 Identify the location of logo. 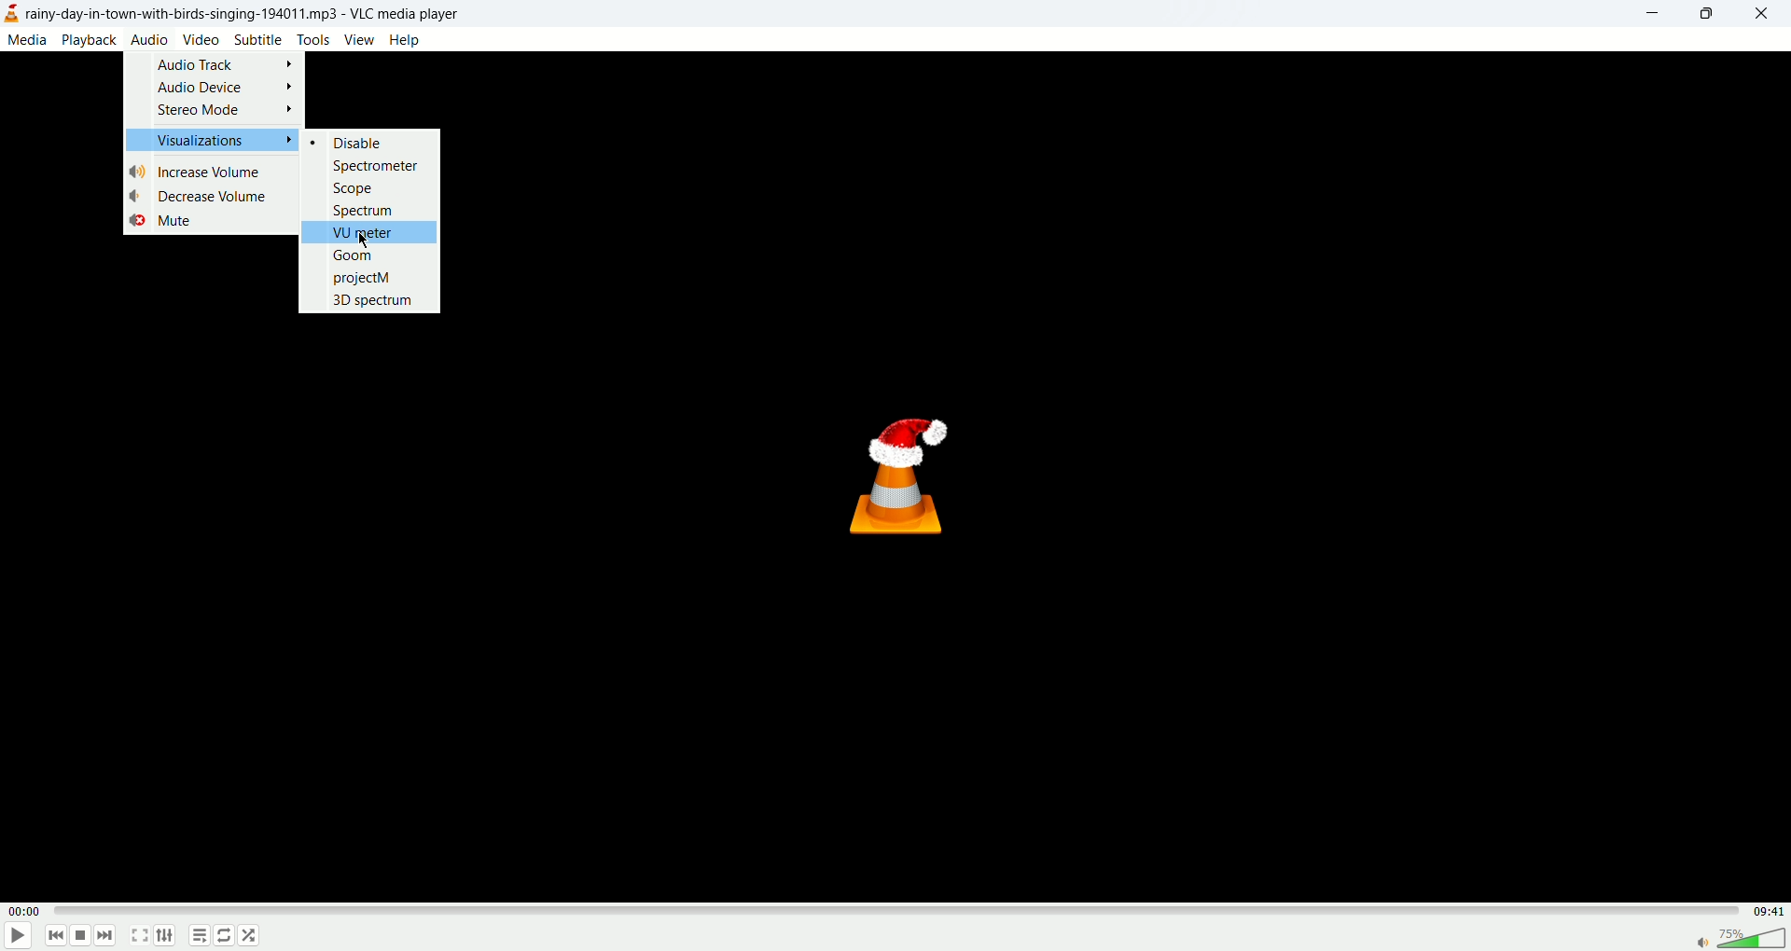
(12, 14).